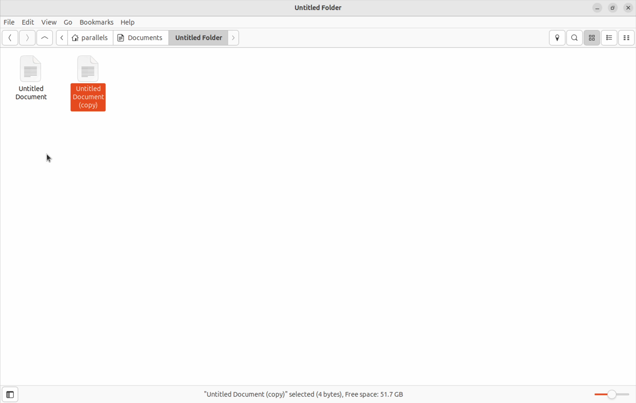 This screenshot has height=403, width=636. Describe the element at coordinates (593, 37) in the screenshot. I see `icon view` at that location.